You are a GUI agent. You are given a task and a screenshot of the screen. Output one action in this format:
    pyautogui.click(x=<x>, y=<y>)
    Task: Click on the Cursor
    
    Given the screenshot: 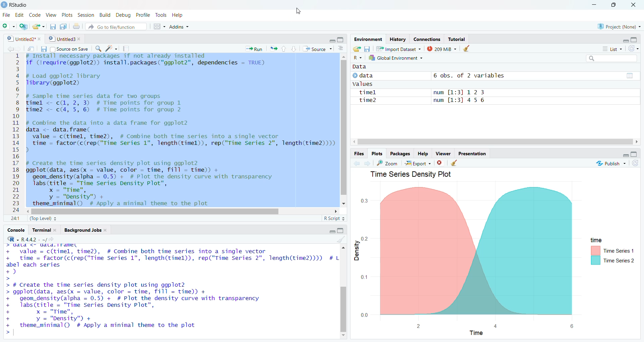 What is the action you would take?
    pyautogui.click(x=118, y=129)
    